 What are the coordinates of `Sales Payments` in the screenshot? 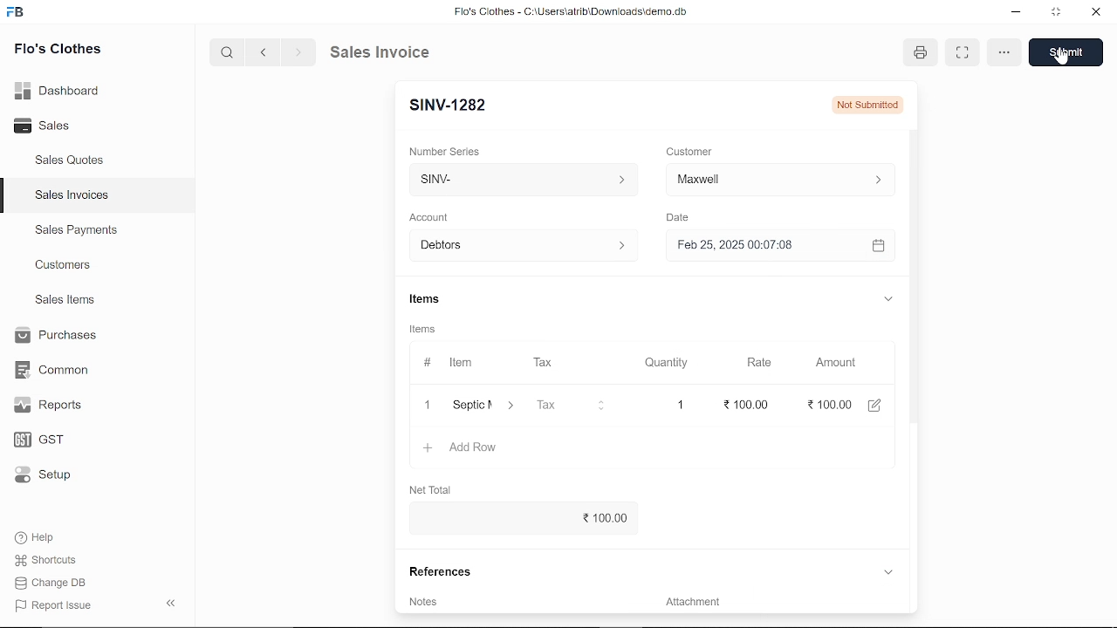 It's located at (76, 230).